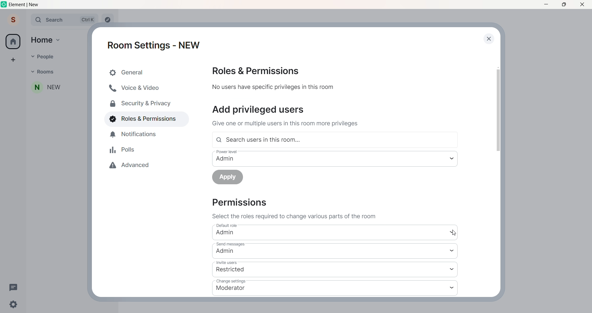  I want to click on title, so click(26, 4).